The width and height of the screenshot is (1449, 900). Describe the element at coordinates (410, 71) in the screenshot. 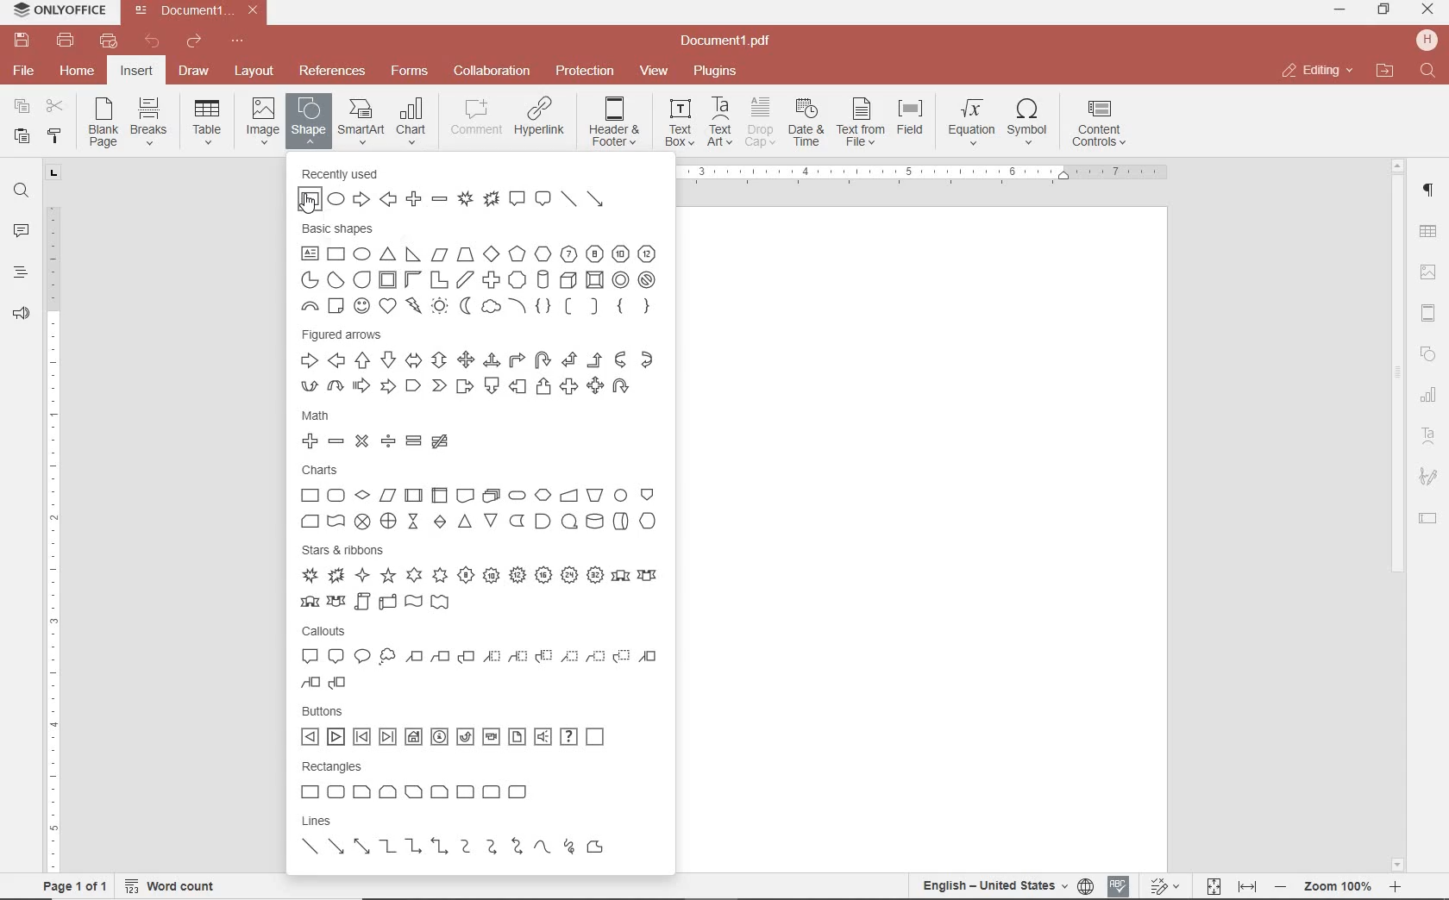

I see `forms` at that location.